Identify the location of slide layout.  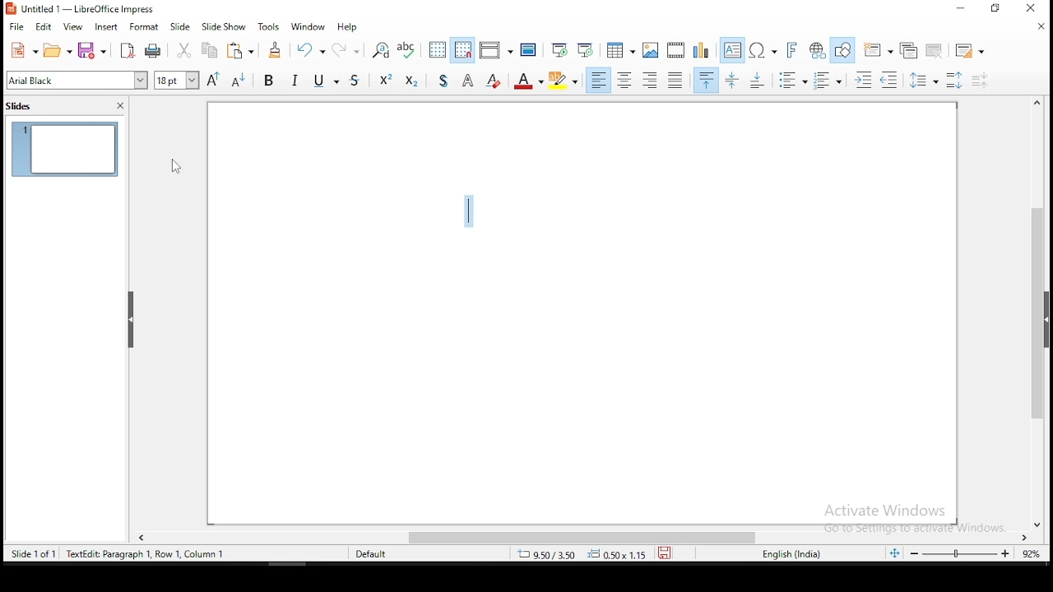
(972, 51).